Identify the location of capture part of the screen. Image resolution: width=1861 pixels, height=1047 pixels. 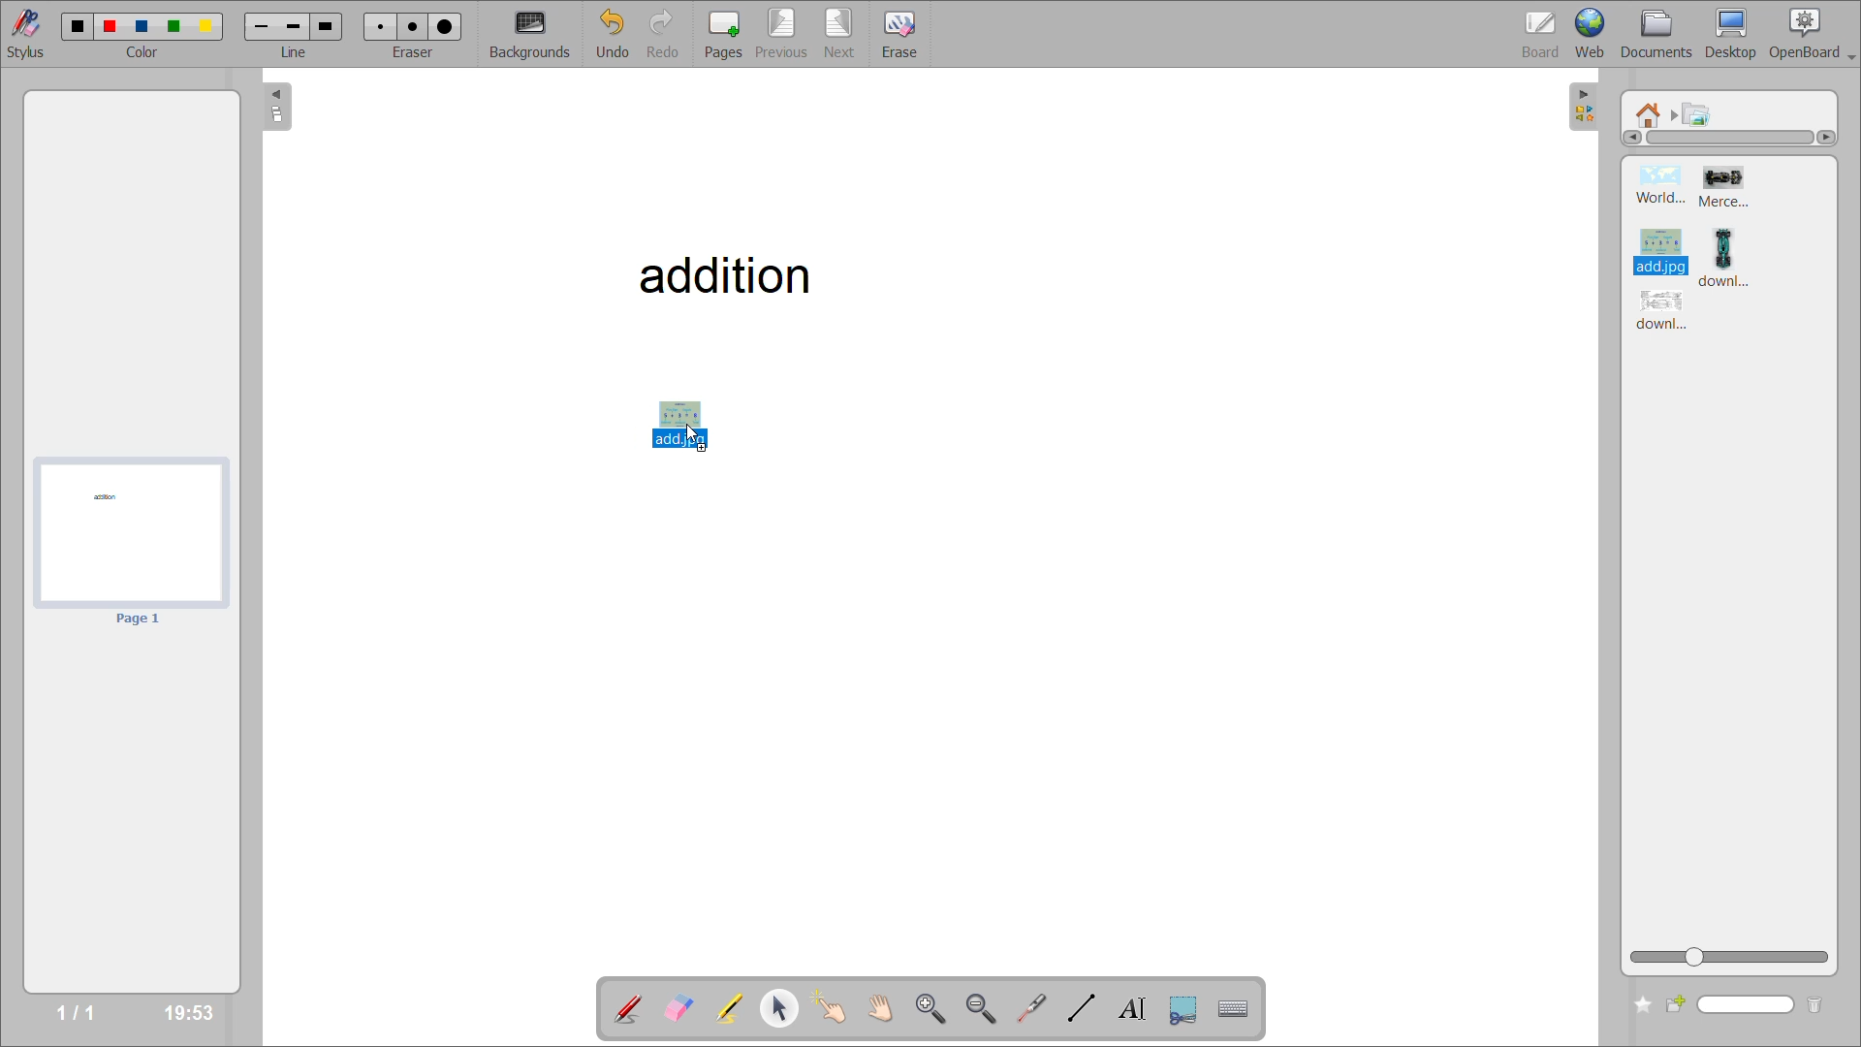
(1184, 1010).